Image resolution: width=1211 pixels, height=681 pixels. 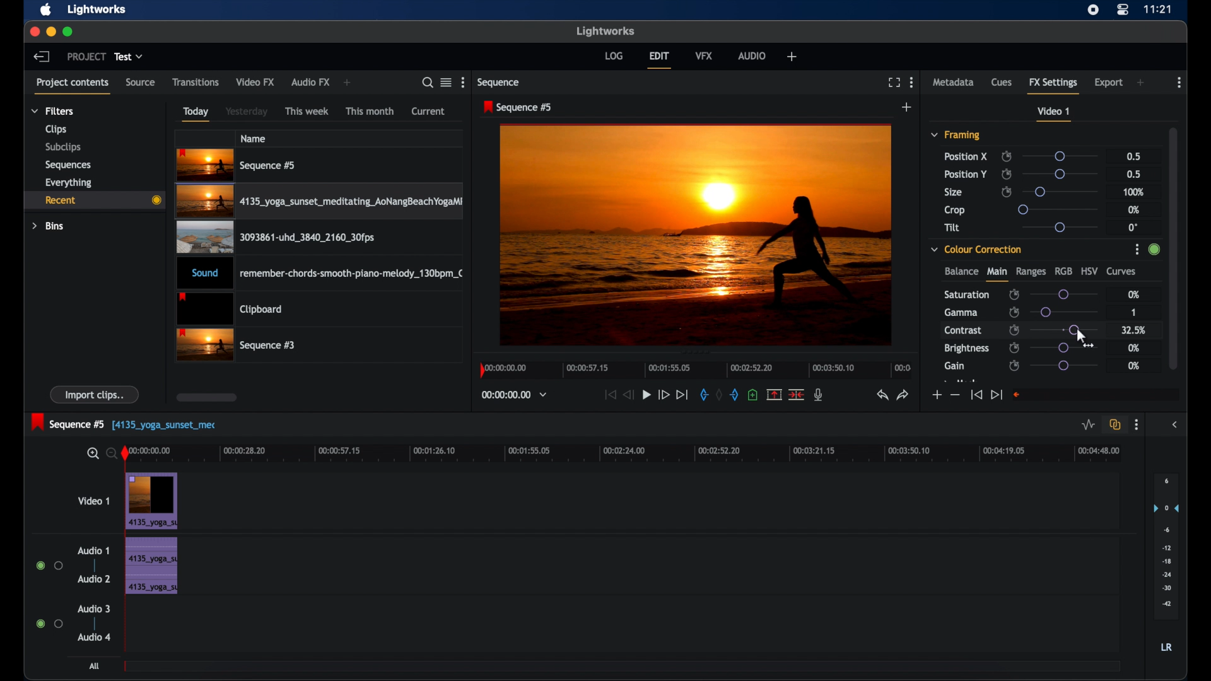 What do you see at coordinates (95, 501) in the screenshot?
I see `video 1` at bounding box center [95, 501].